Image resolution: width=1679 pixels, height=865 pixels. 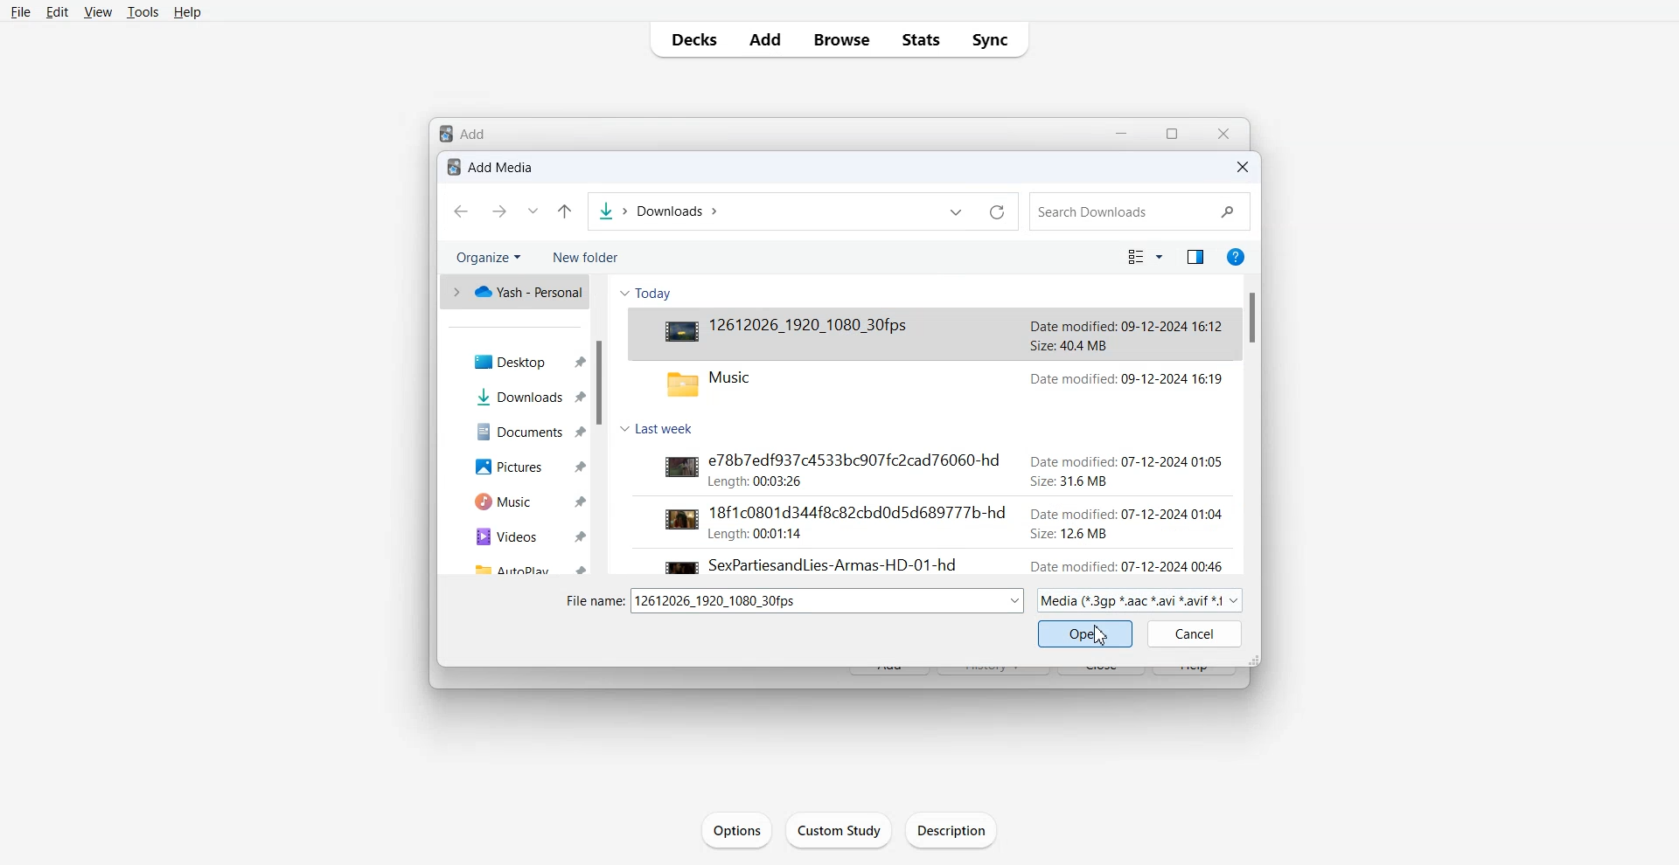 I want to click on Open, so click(x=1084, y=635).